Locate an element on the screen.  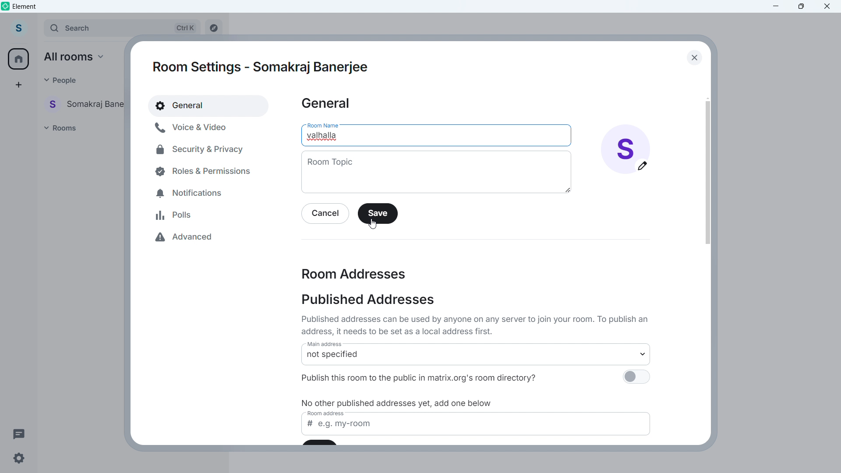
maximize is located at coordinates (800, 7).